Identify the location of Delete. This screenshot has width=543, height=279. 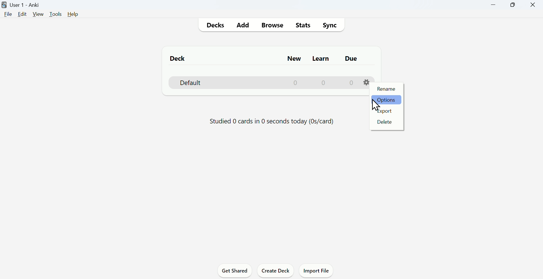
(385, 123).